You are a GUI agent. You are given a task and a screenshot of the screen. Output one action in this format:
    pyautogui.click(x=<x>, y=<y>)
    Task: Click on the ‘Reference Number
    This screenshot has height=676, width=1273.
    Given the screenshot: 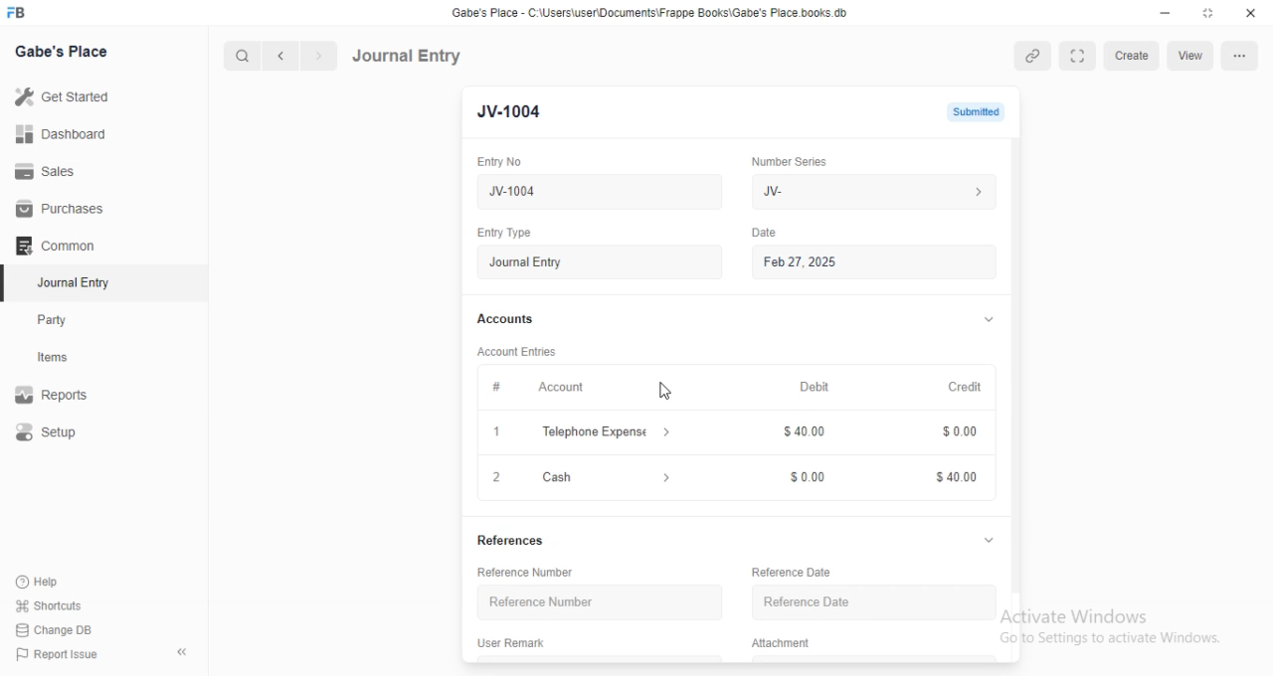 What is the action you would take?
    pyautogui.click(x=541, y=601)
    